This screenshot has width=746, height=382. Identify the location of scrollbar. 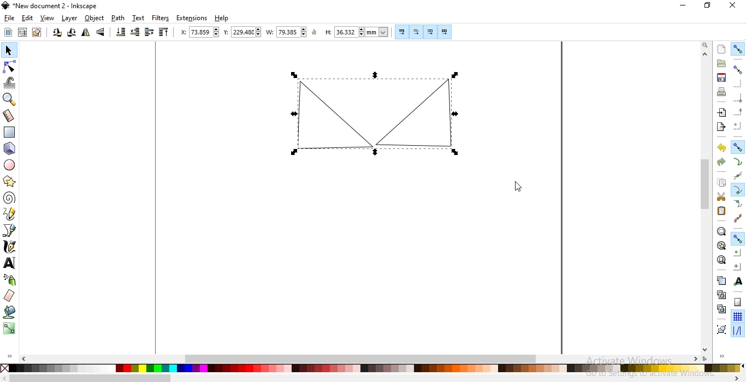
(367, 358).